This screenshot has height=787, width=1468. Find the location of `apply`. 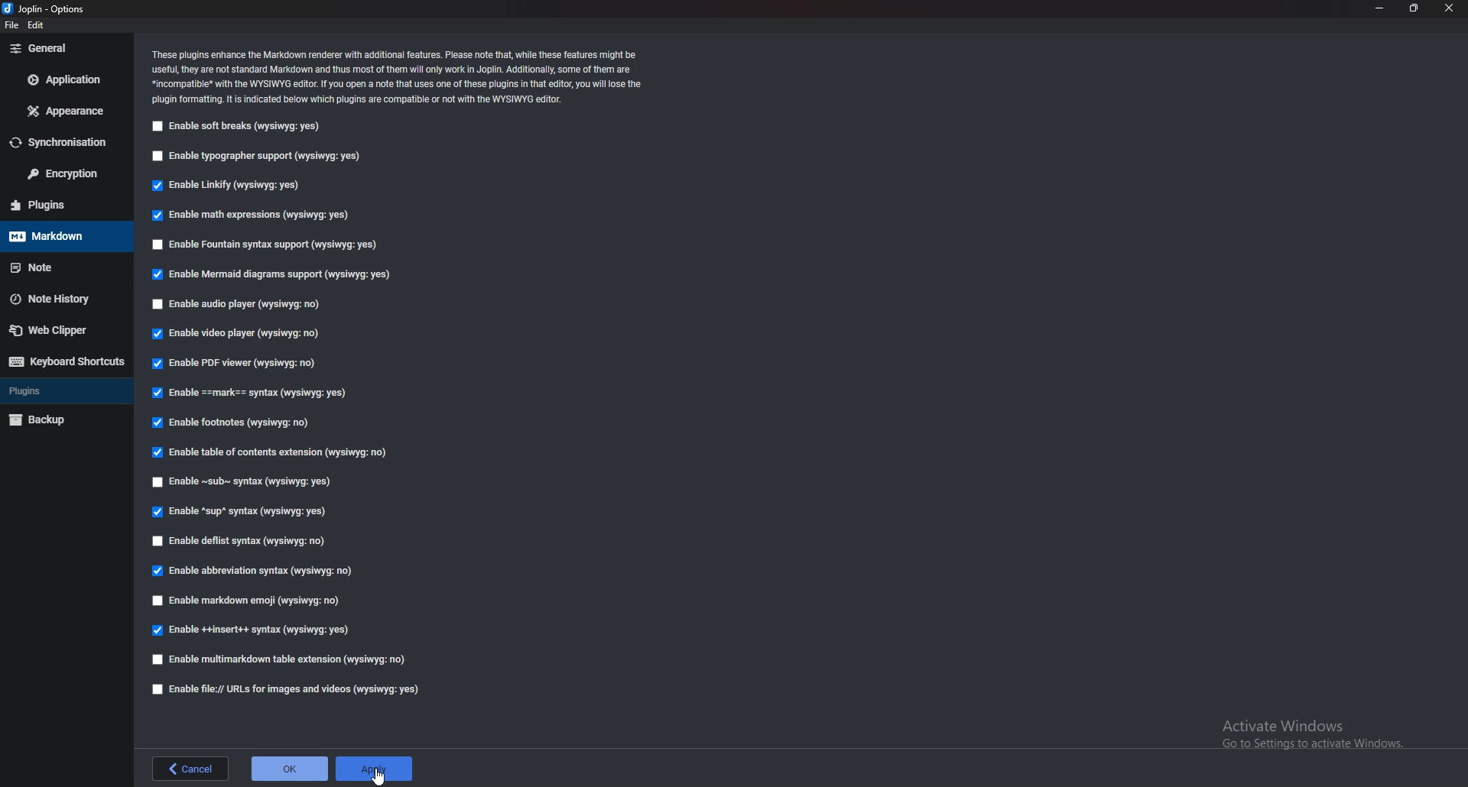

apply is located at coordinates (375, 763).